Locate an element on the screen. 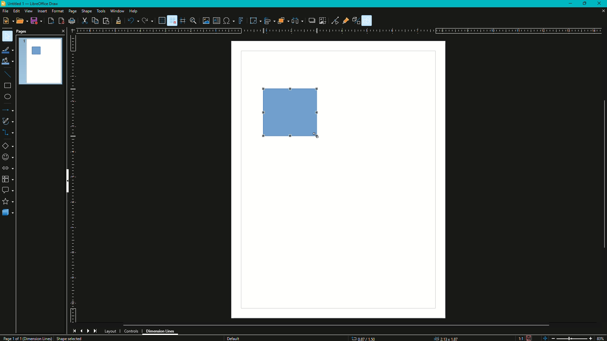  Stars and Banners is located at coordinates (8, 202).